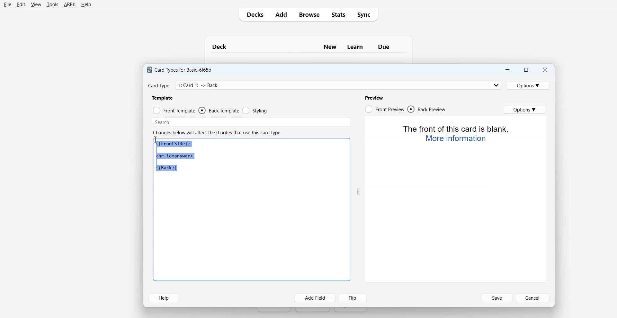 This screenshot has height=318, width=617. I want to click on Drag handle, so click(358, 191).